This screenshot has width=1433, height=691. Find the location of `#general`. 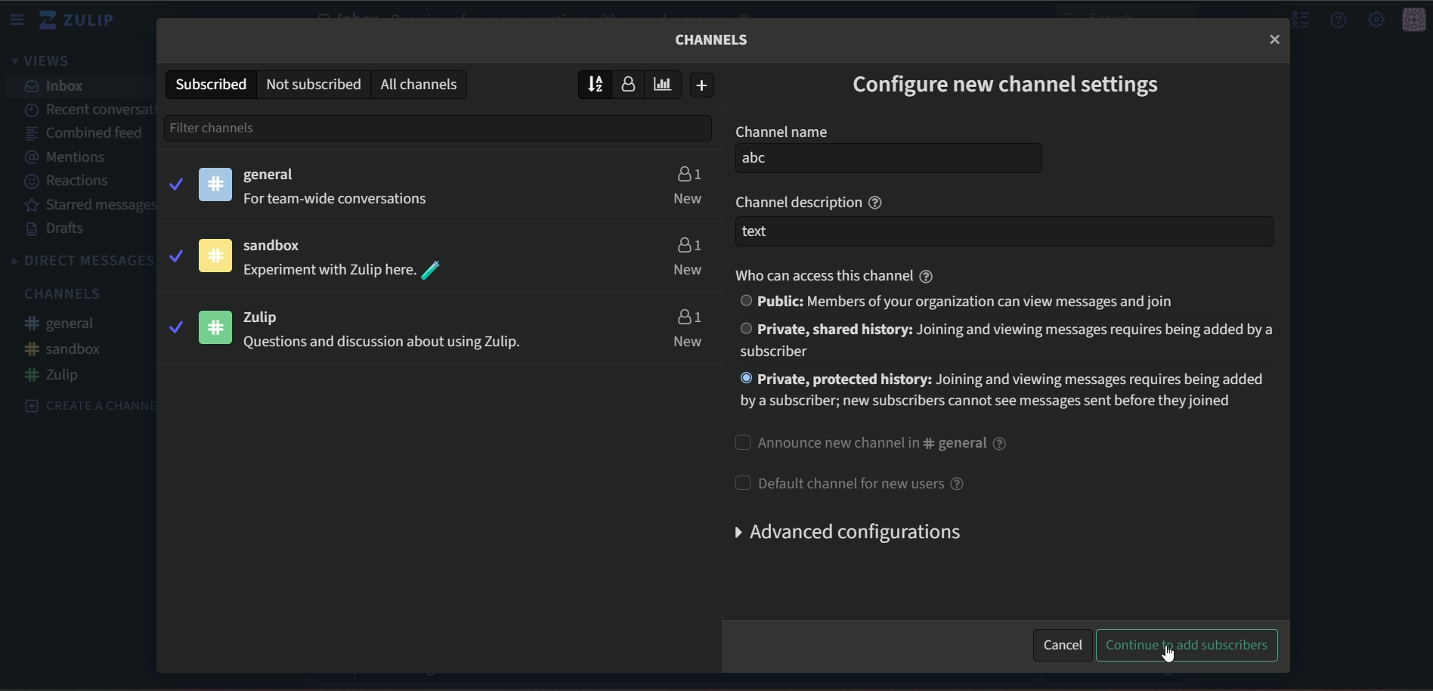

#general is located at coordinates (67, 325).